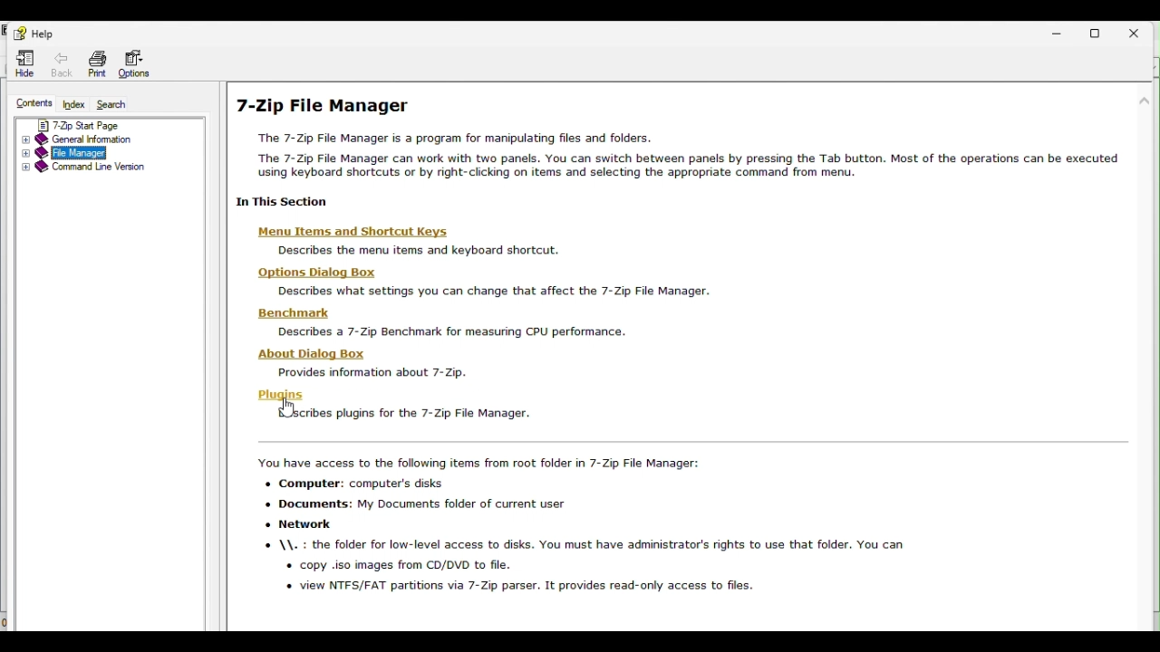  I want to click on search, so click(119, 106).